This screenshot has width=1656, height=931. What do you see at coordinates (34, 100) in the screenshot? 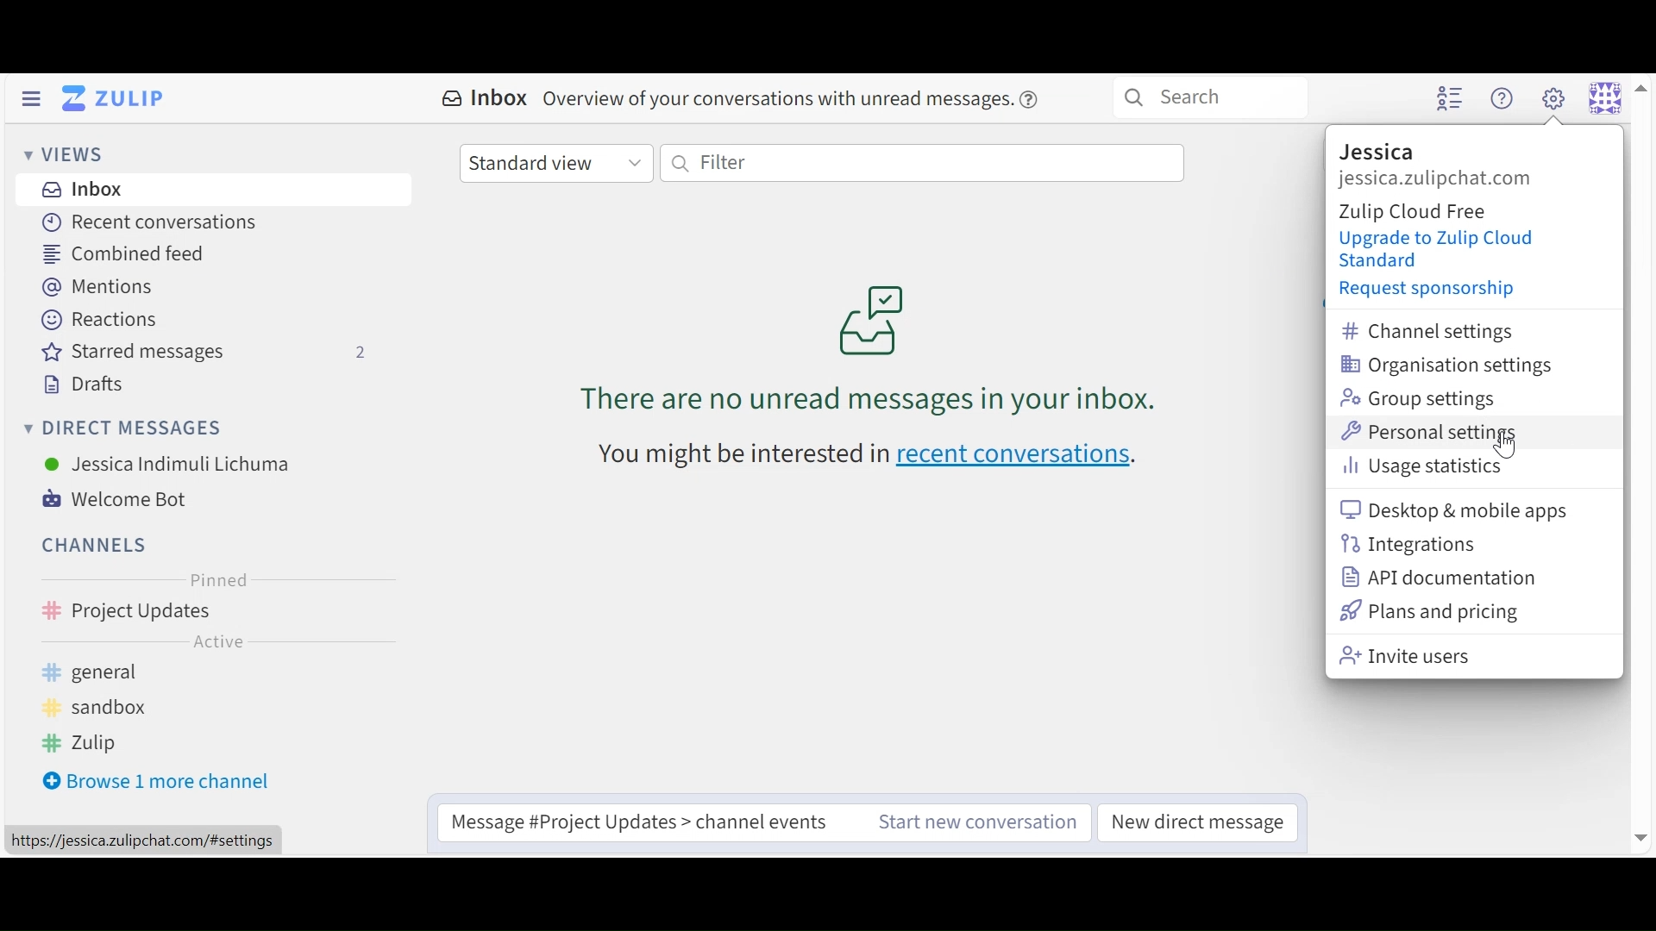
I see `Hide Left Sidebar` at bounding box center [34, 100].